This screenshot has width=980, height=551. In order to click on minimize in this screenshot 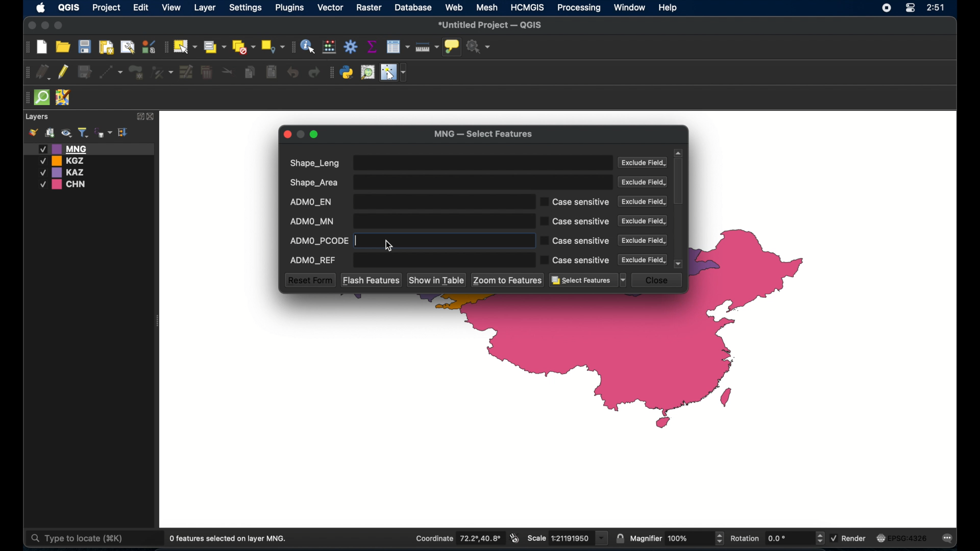, I will do `click(46, 26)`.